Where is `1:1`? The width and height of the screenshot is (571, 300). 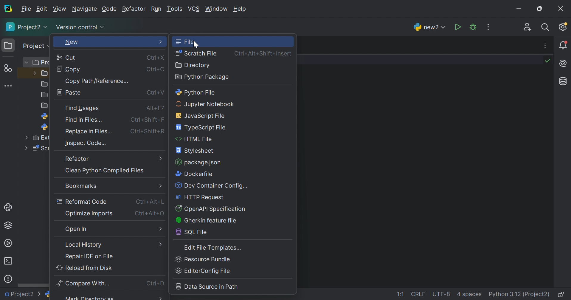 1:1 is located at coordinates (402, 295).